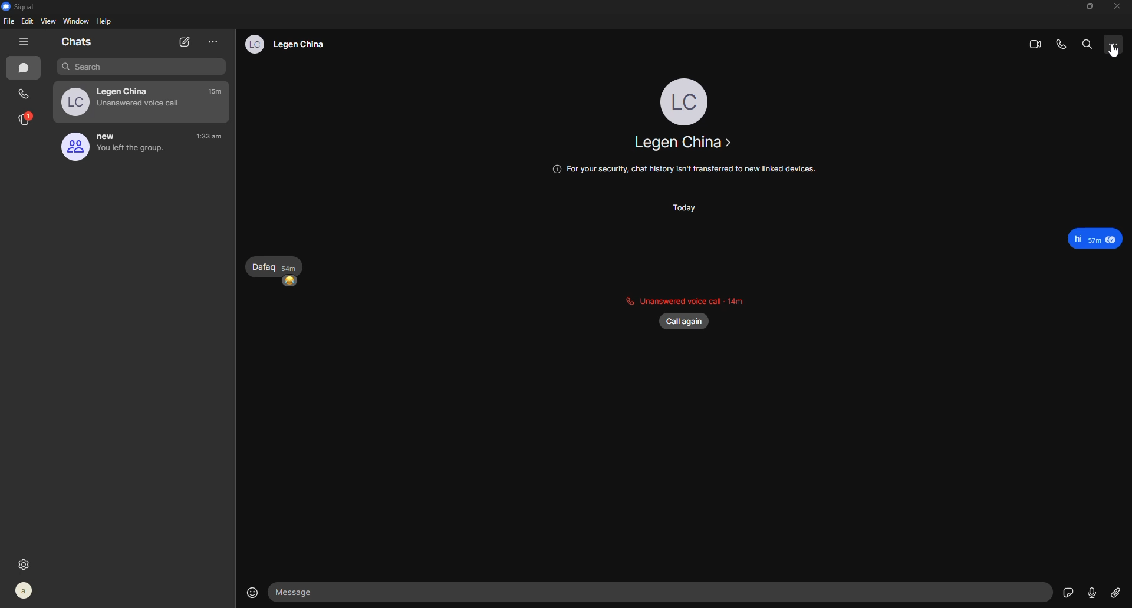  What do you see at coordinates (1087, 44) in the screenshot?
I see `search` at bounding box center [1087, 44].